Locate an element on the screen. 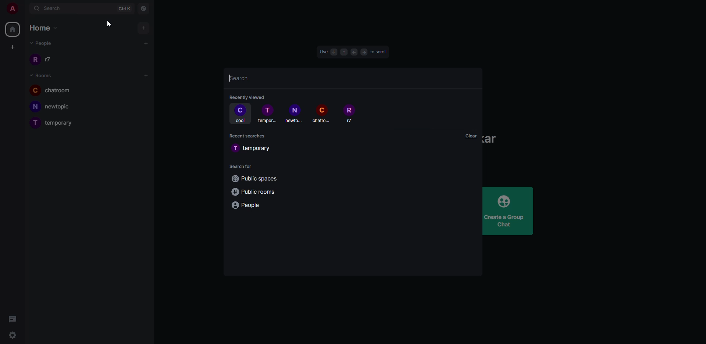  create group chat is located at coordinates (509, 210).